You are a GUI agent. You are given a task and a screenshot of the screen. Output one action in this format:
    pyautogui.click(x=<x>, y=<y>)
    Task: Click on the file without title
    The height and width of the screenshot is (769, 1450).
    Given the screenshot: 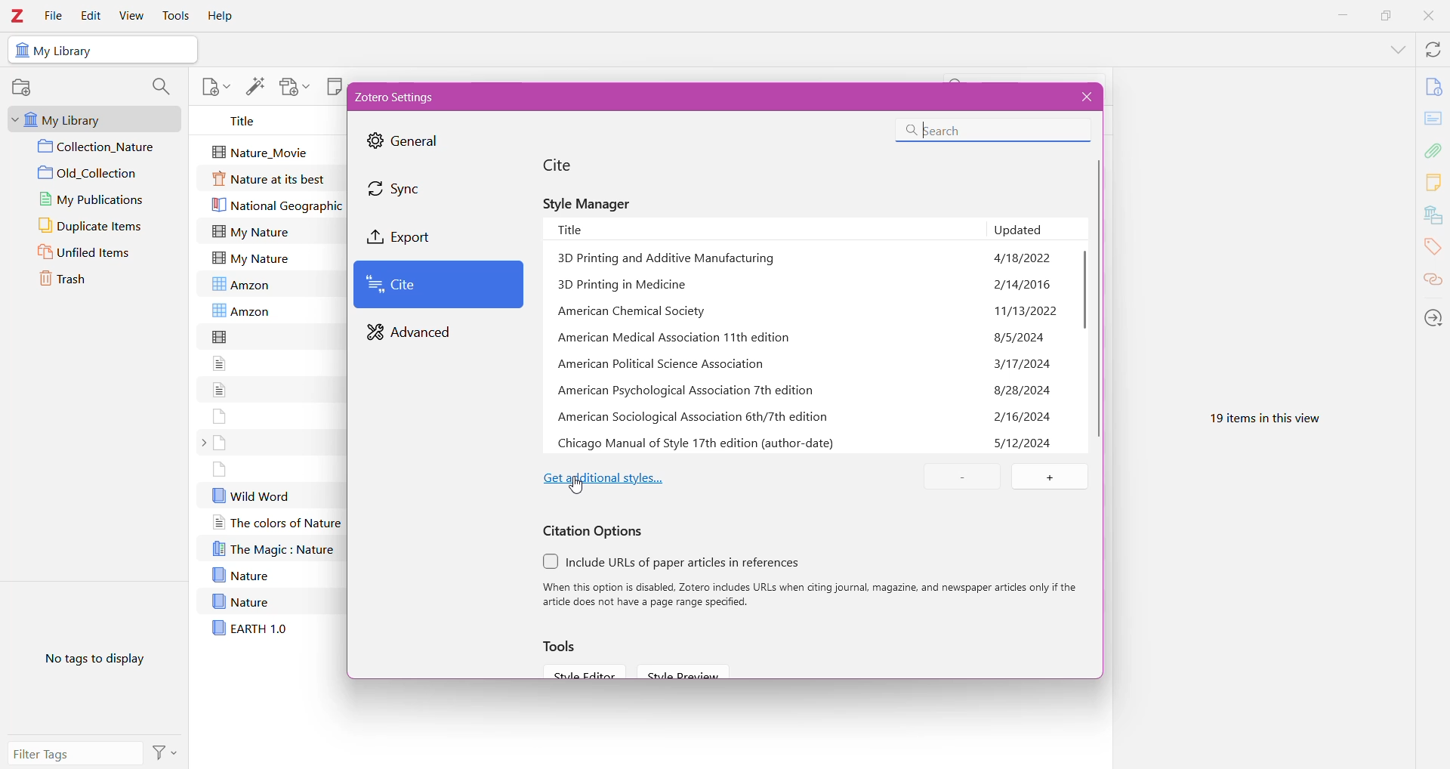 What is the action you would take?
    pyautogui.click(x=220, y=388)
    